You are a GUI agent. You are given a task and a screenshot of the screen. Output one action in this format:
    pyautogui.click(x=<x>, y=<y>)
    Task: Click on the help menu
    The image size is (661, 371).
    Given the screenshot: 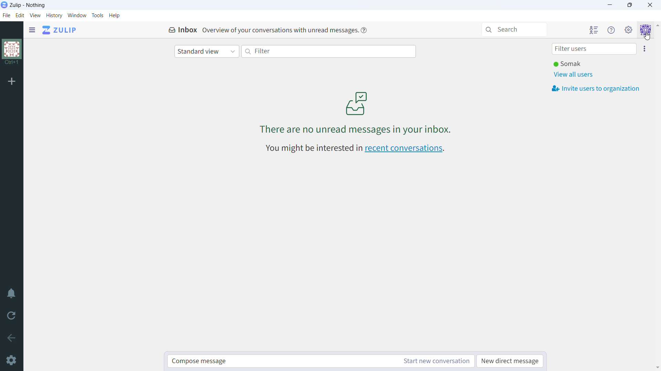 What is the action you would take?
    pyautogui.click(x=611, y=30)
    